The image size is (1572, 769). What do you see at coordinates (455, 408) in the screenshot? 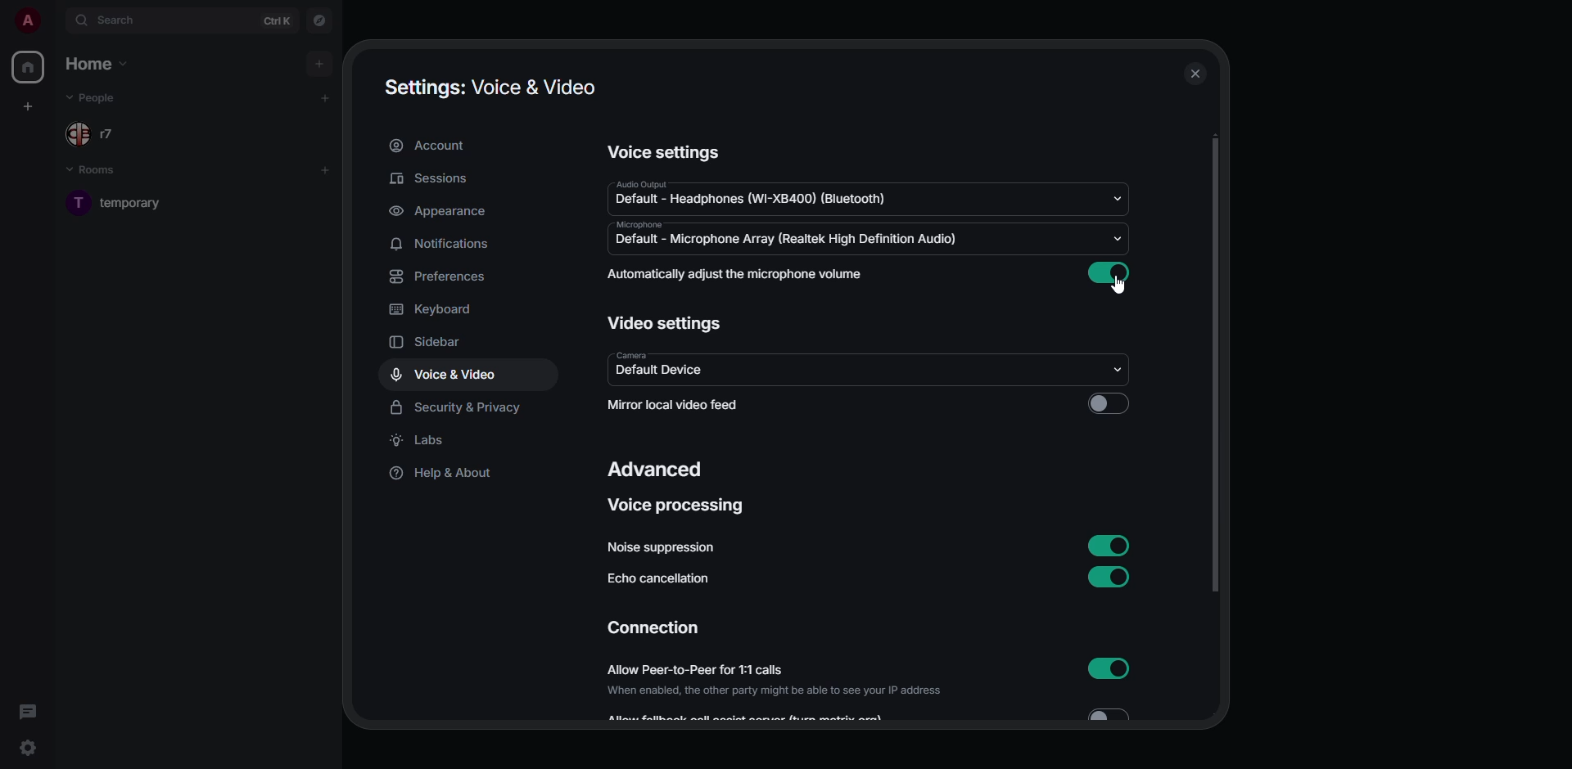
I see `security & privacy` at bounding box center [455, 408].